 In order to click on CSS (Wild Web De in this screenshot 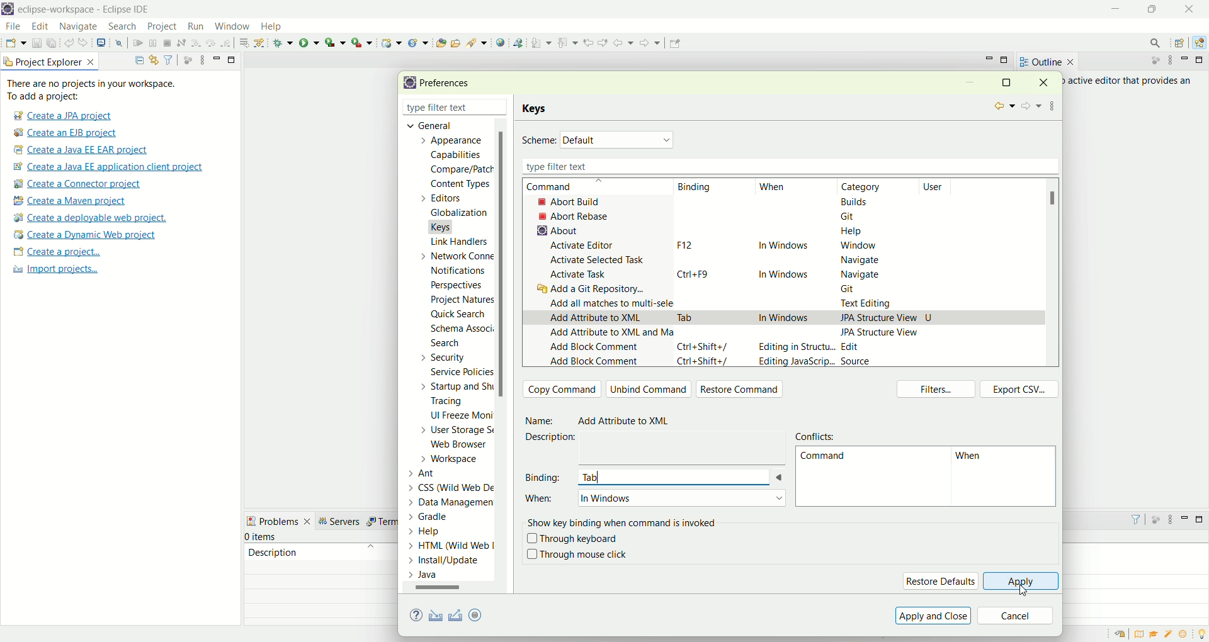, I will do `click(454, 486)`.